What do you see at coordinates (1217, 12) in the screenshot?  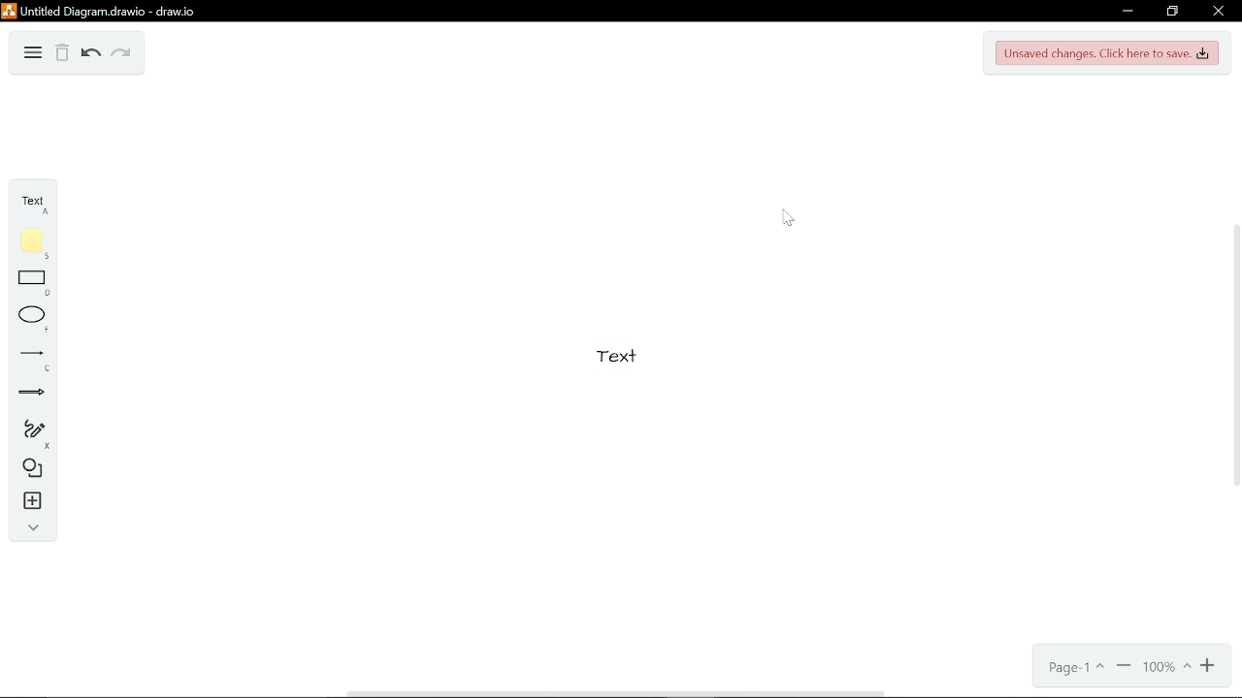 I see `Close` at bounding box center [1217, 12].